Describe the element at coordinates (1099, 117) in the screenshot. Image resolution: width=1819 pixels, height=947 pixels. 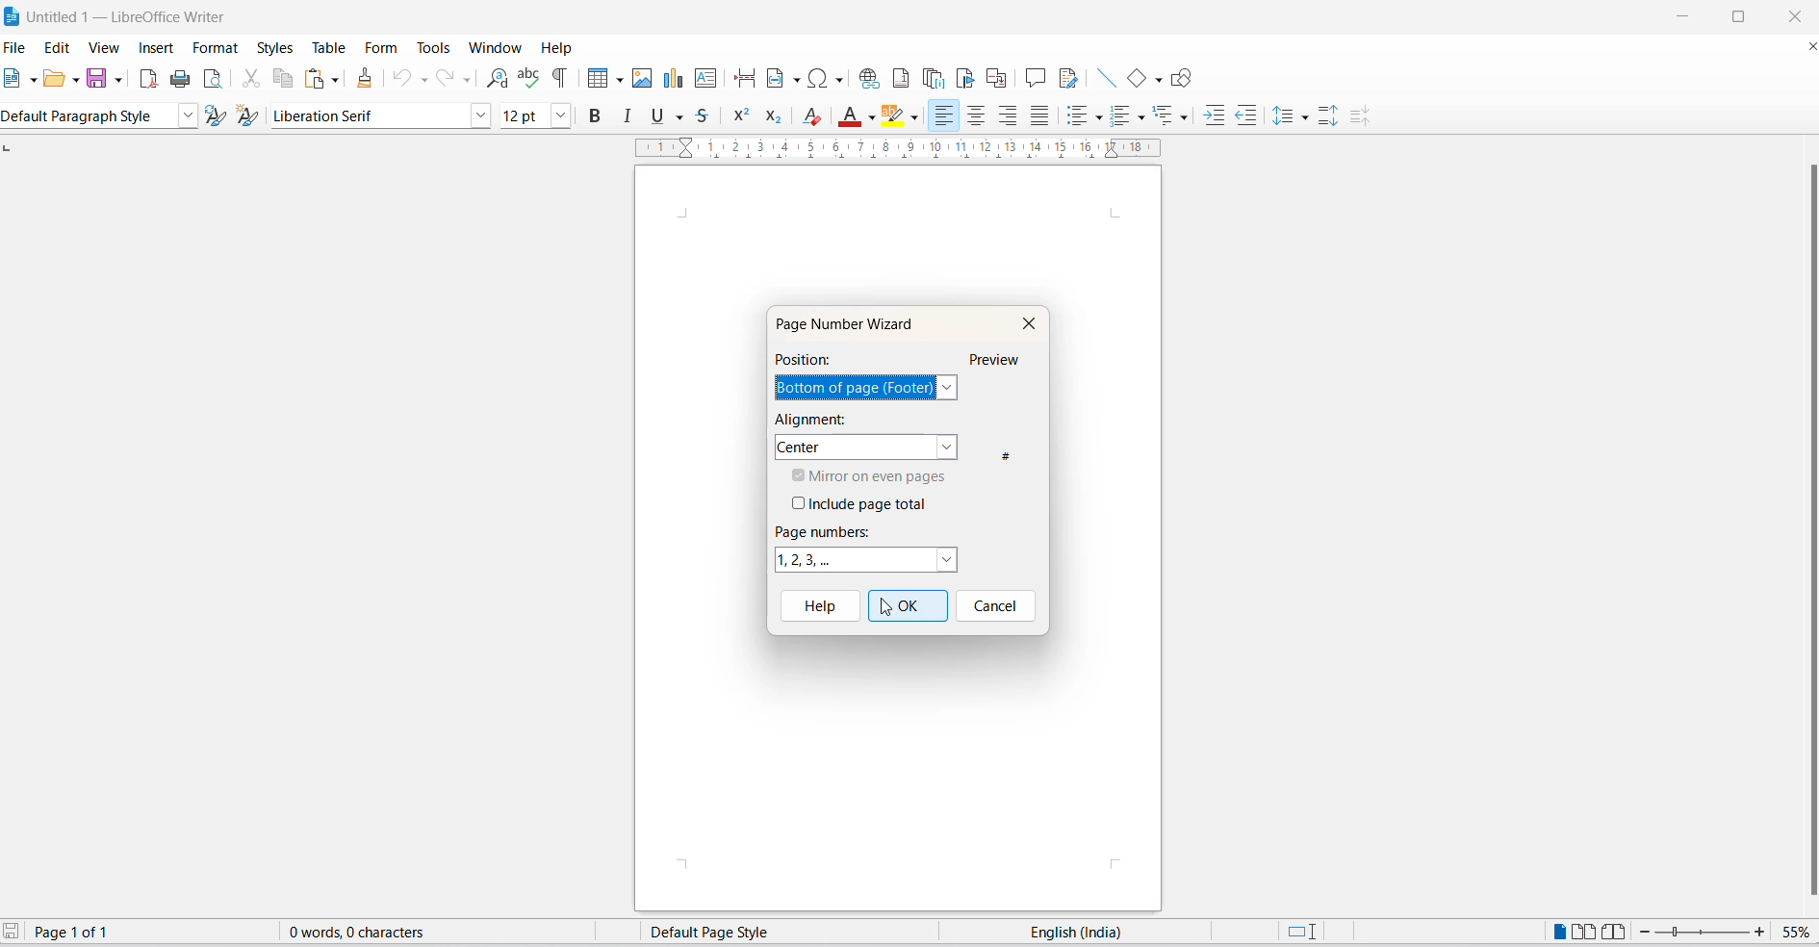
I see `toggle unordered list` at that location.